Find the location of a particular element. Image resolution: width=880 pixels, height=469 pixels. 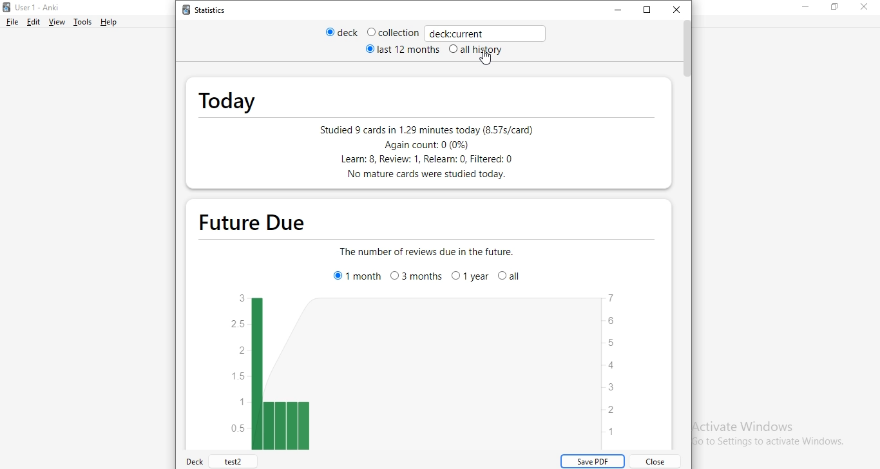

help is located at coordinates (115, 22).